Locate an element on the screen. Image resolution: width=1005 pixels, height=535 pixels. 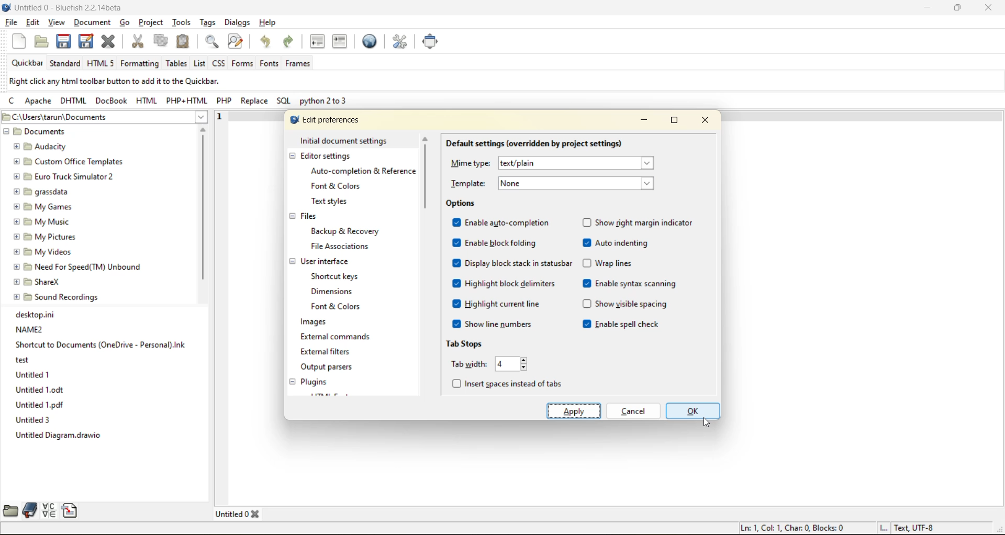
sql is located at coordinates (284, 102).